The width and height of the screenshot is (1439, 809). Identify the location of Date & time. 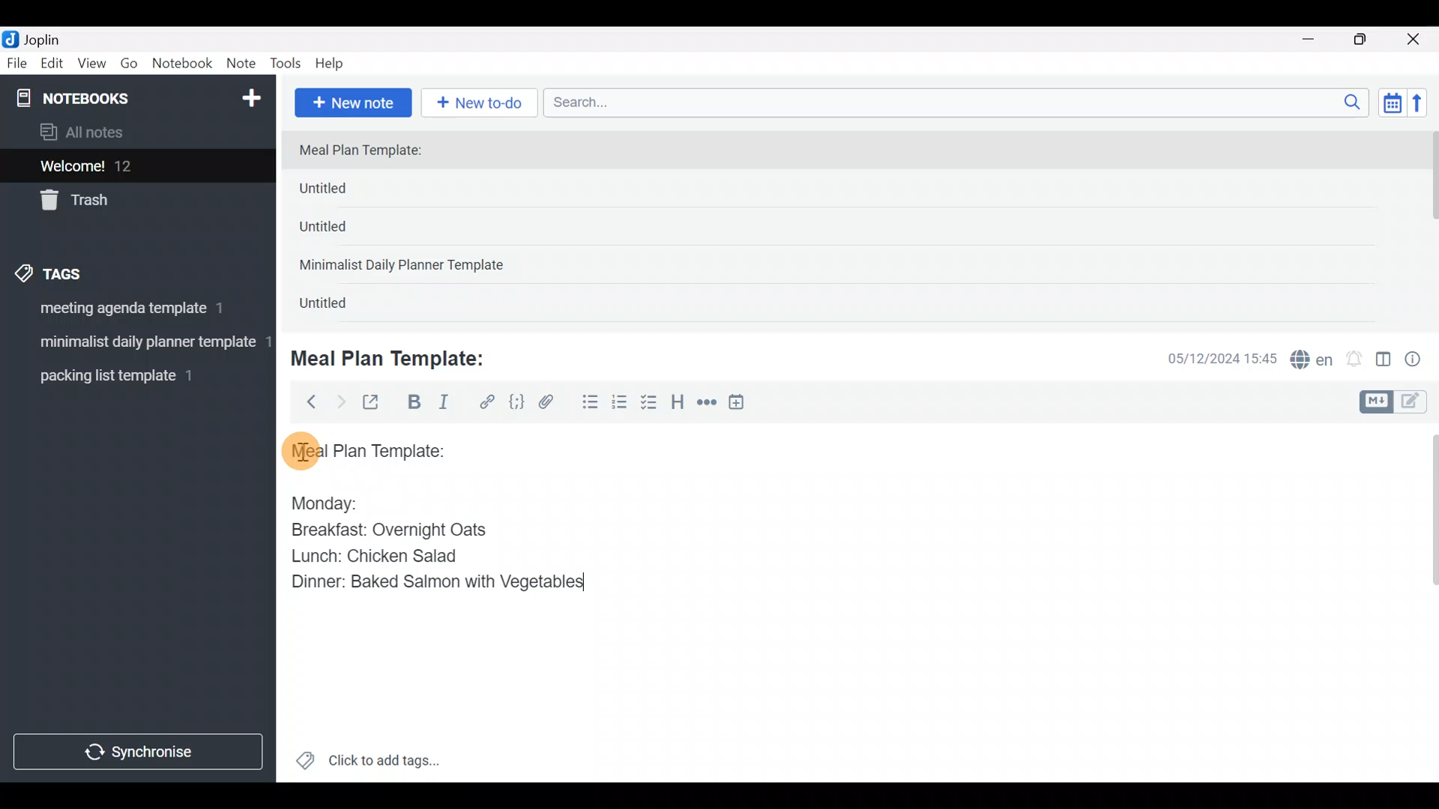
(1210, 358).